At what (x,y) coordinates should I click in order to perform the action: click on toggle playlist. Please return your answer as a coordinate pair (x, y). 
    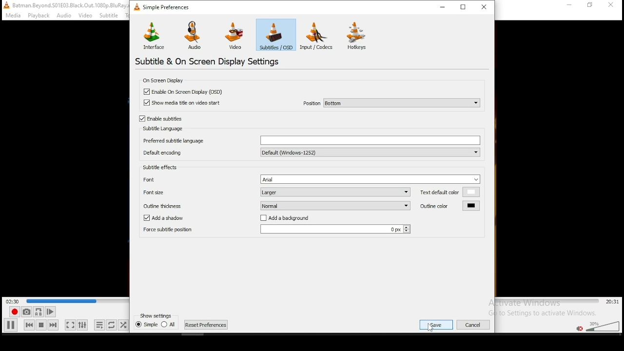
    Looking at the image, I should click on (99, 325).